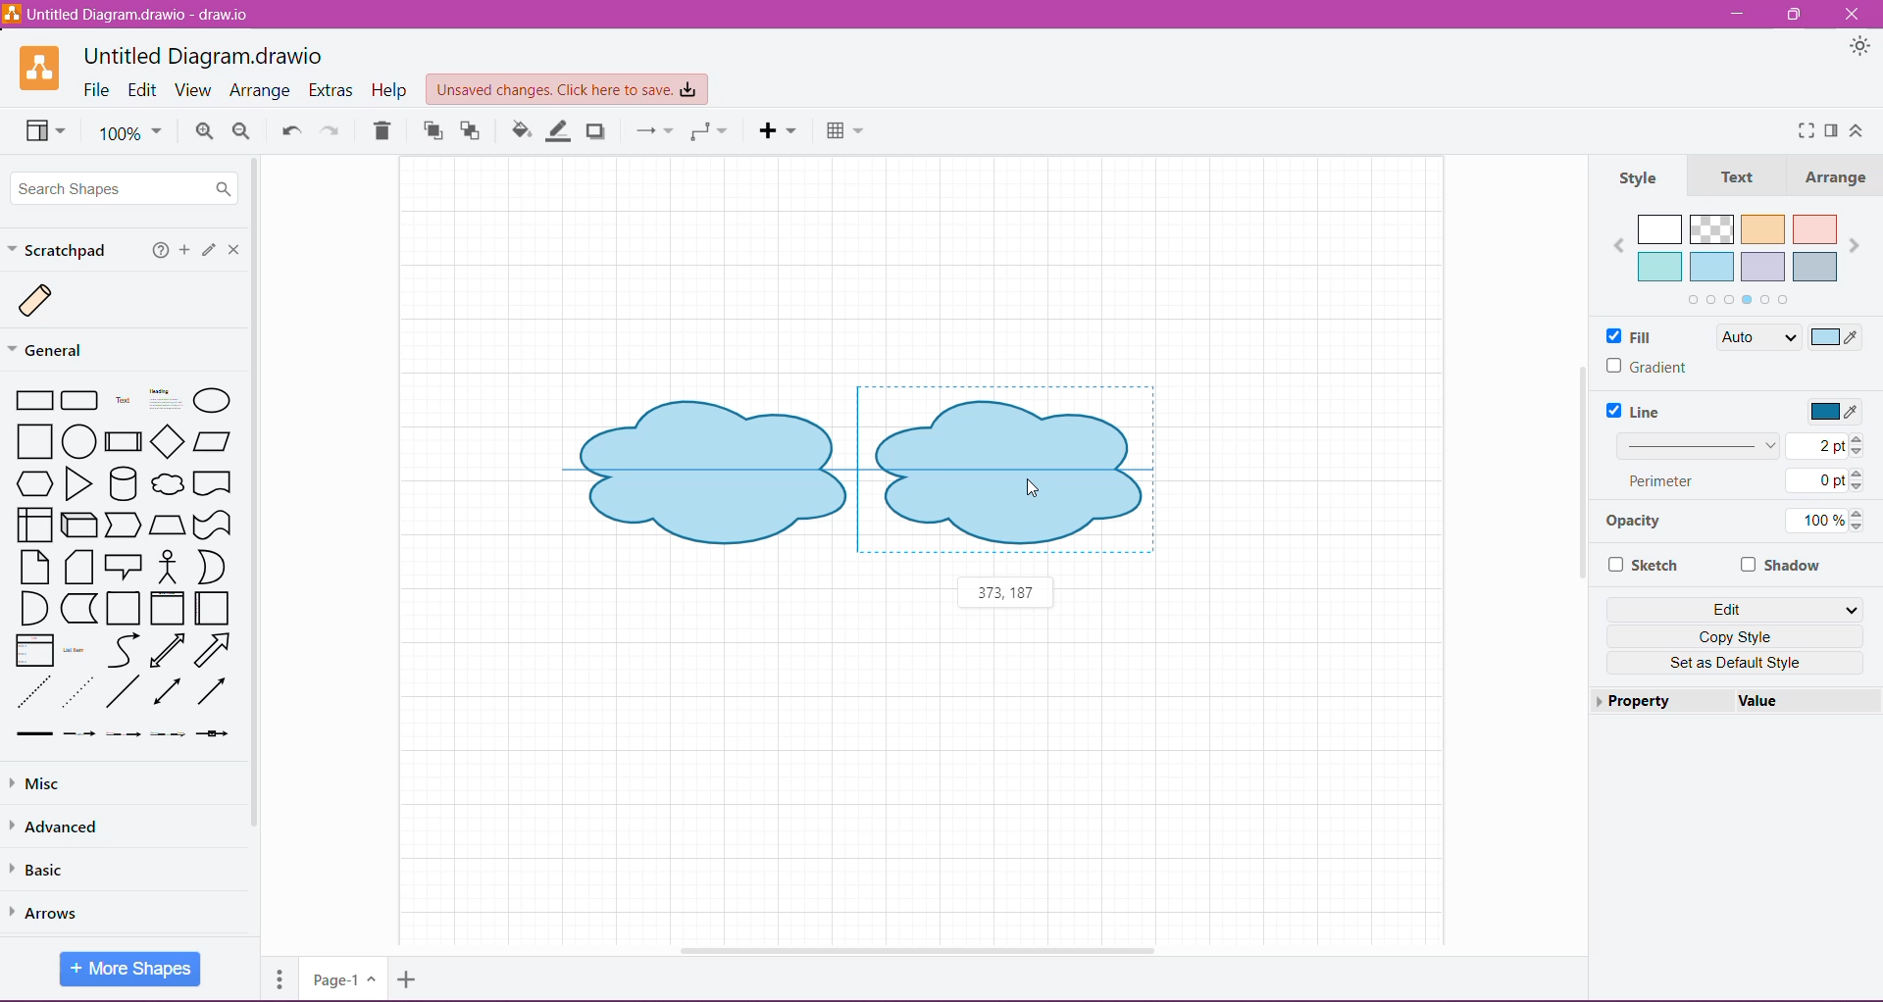  What do you see at coordinates (1837, 413) in the screenshot?
I see `Select Line Color` at bounding box center [1837, 413].